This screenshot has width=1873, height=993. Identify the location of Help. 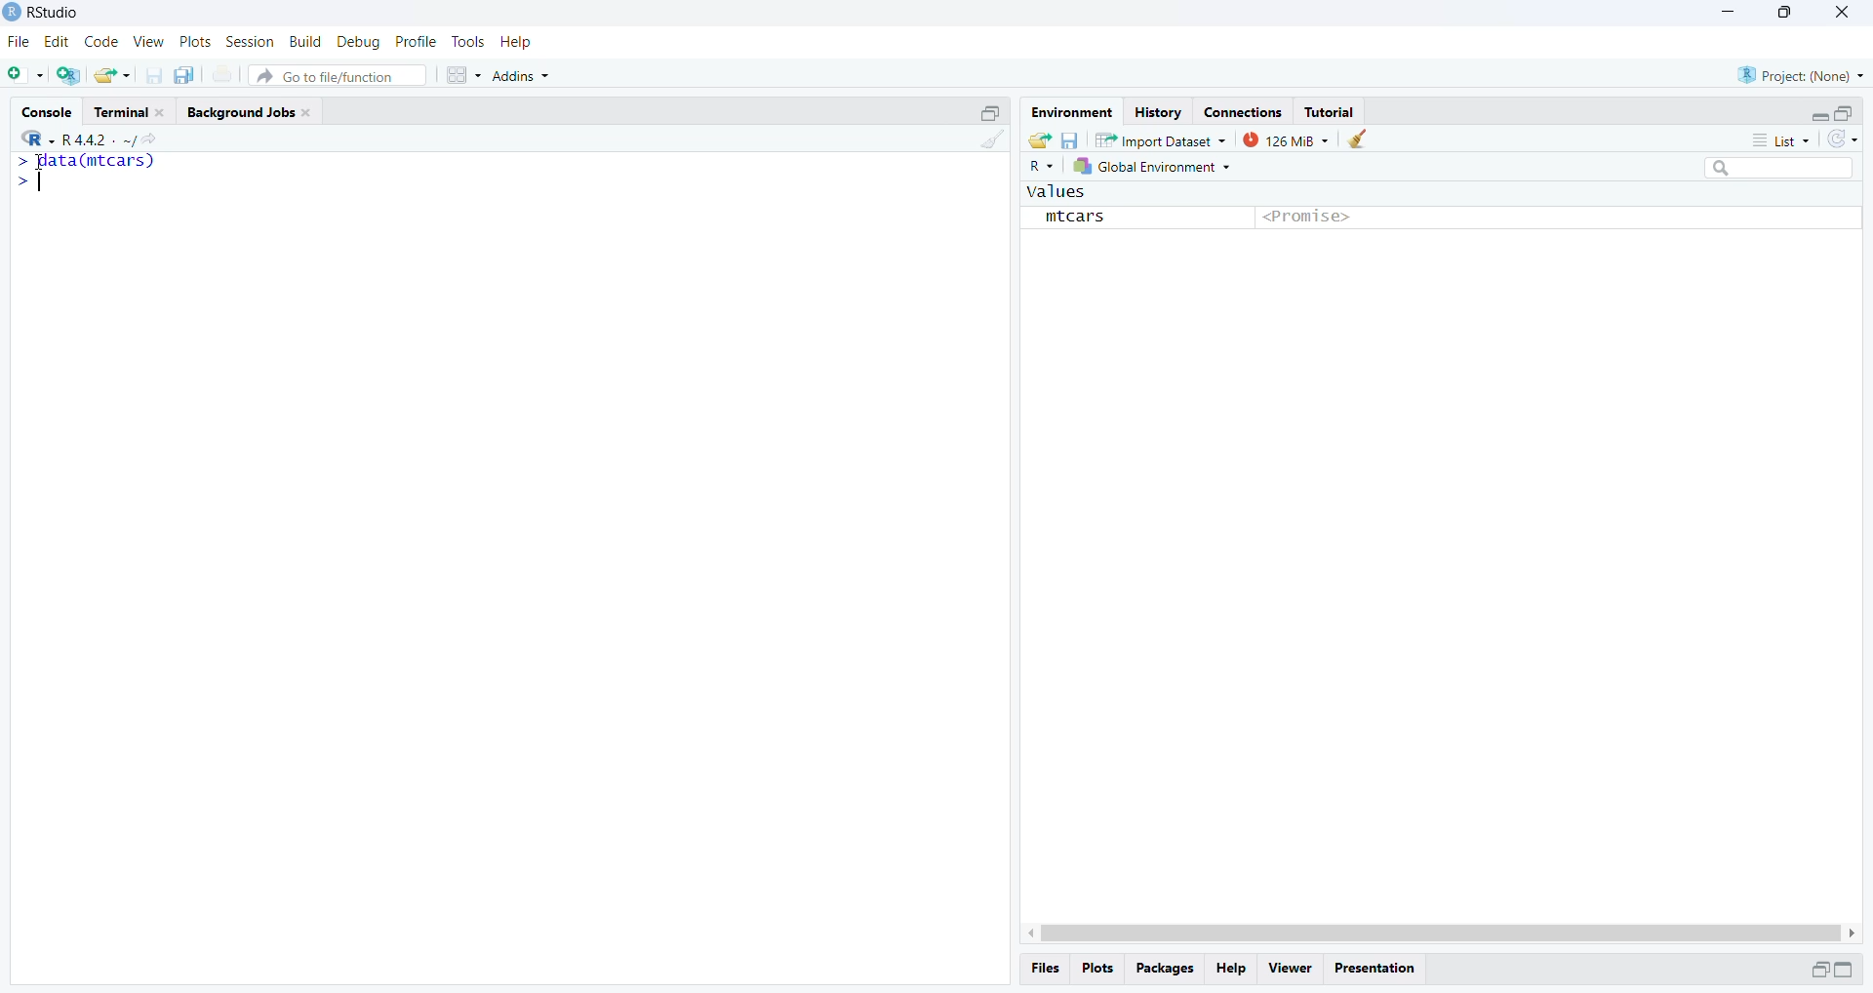
(1231, 970).